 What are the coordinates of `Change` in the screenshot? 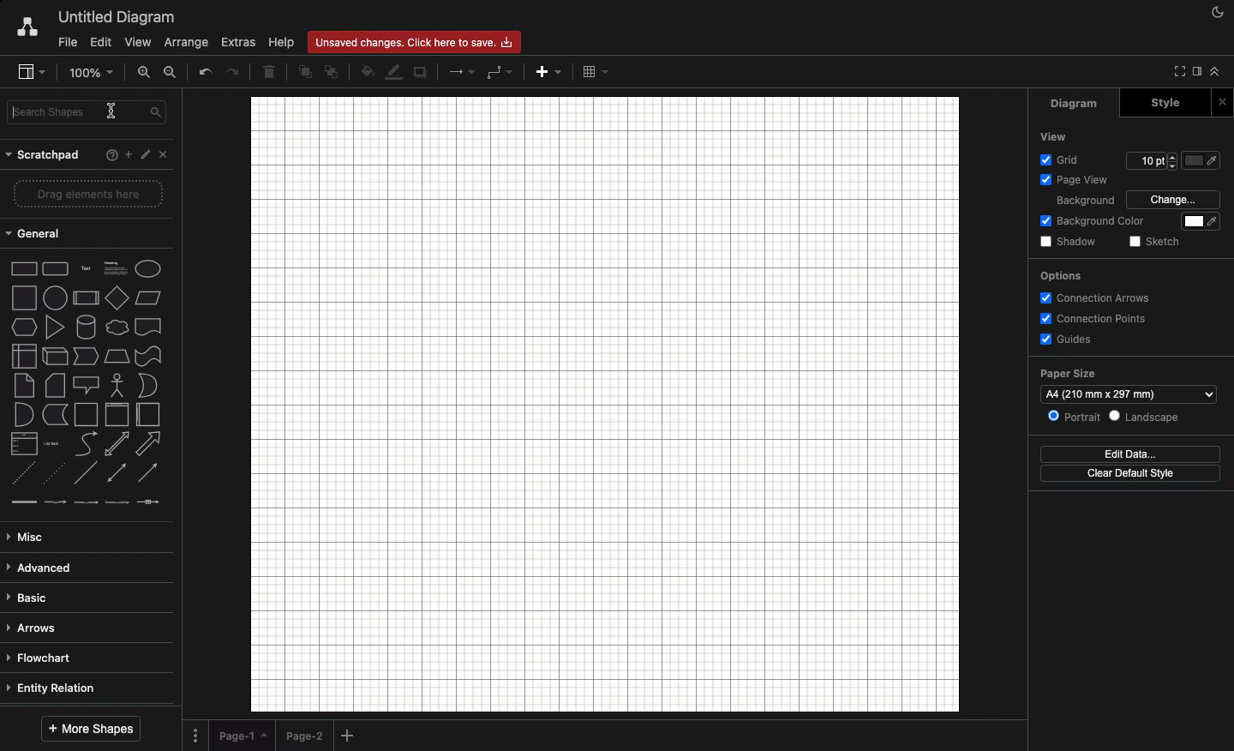 It's located at (1177, 200).